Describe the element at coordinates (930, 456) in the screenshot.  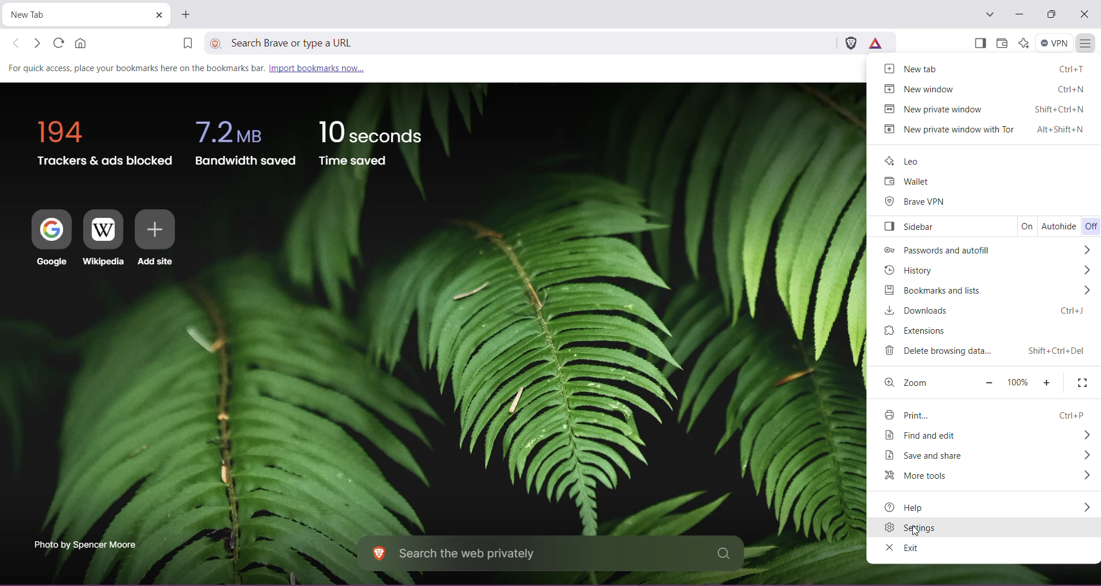
I see `Save and share` at that location.